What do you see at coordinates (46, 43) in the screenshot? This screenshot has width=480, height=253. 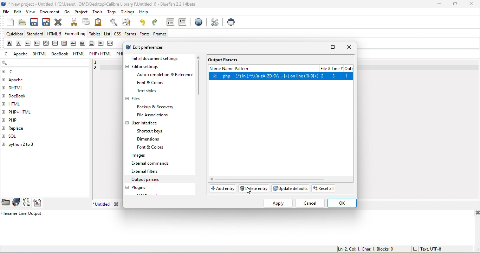 I see `citation` at bounding box center [46, 43].